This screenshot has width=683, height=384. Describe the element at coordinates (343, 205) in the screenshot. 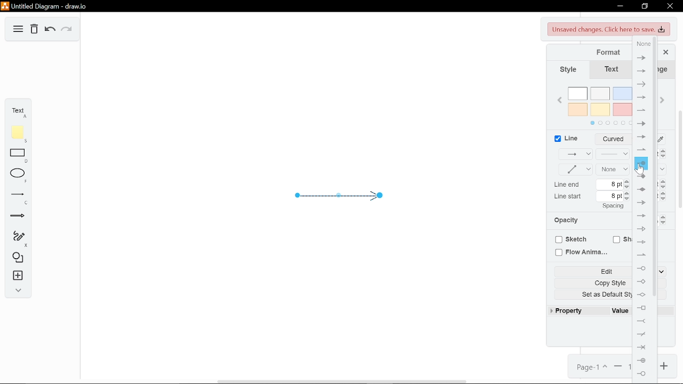

I see `Current arrow diagram` at that location.